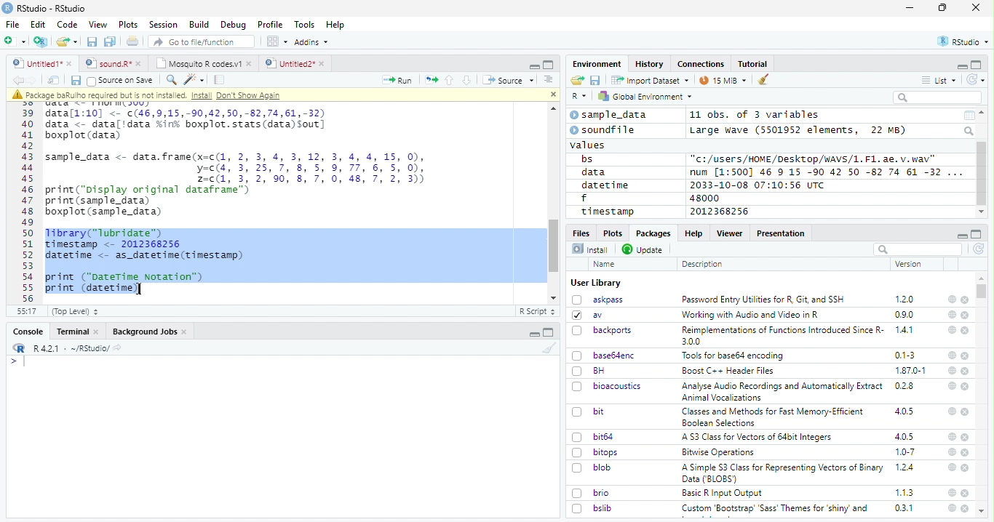  I want to click on askpass, so click(597, 300).